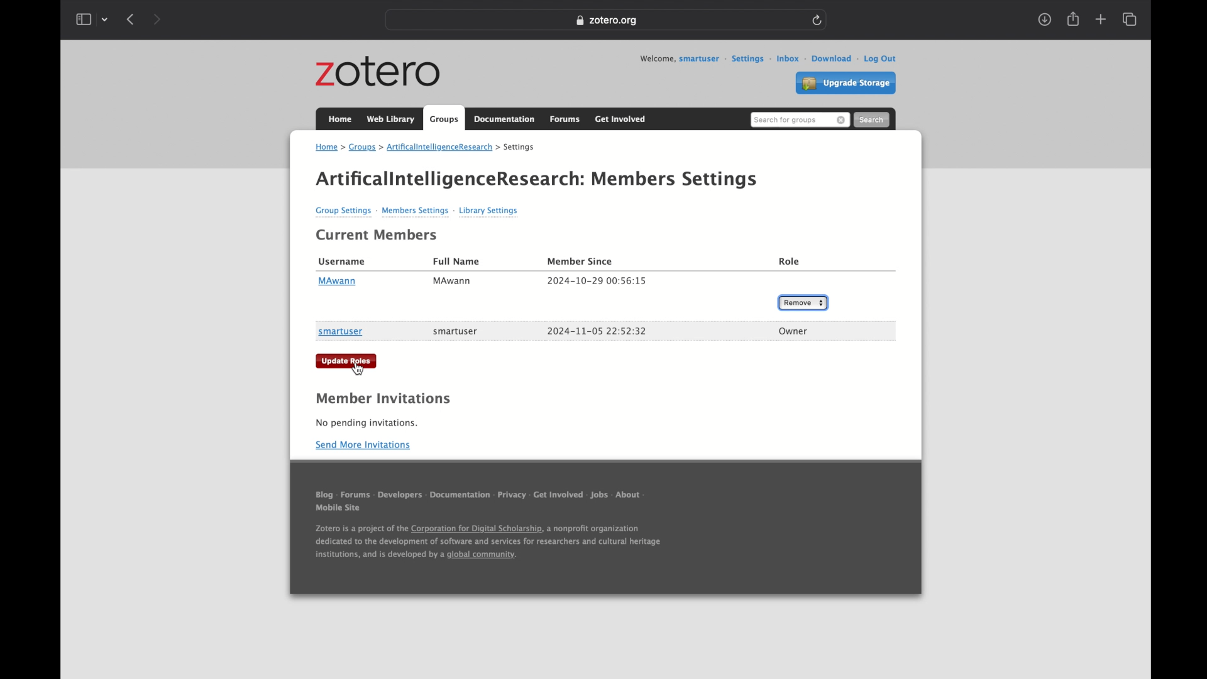  I want to click on role, so click(790, 262).